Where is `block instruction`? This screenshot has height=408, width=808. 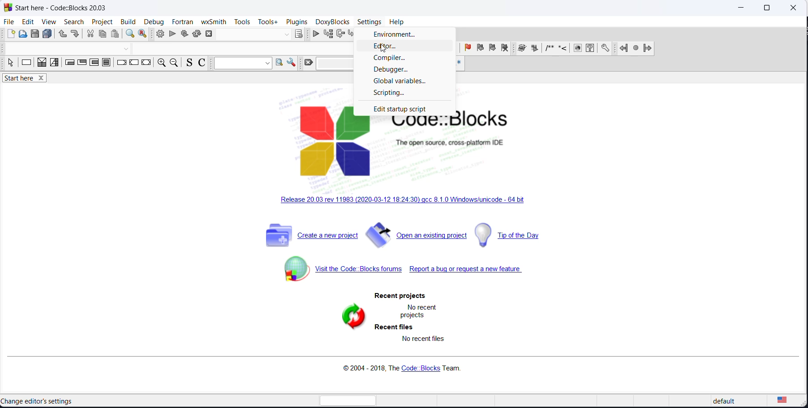
block instruction is located at coordinates (106, 63).